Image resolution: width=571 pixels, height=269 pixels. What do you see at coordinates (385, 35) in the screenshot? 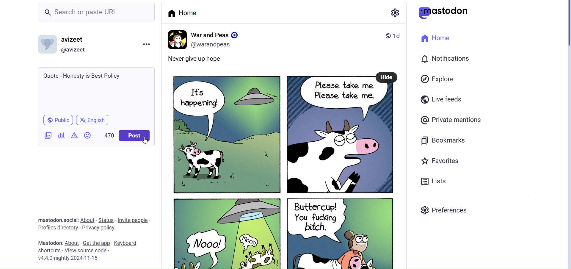
I see `public post` at bounding box center [385, 35].